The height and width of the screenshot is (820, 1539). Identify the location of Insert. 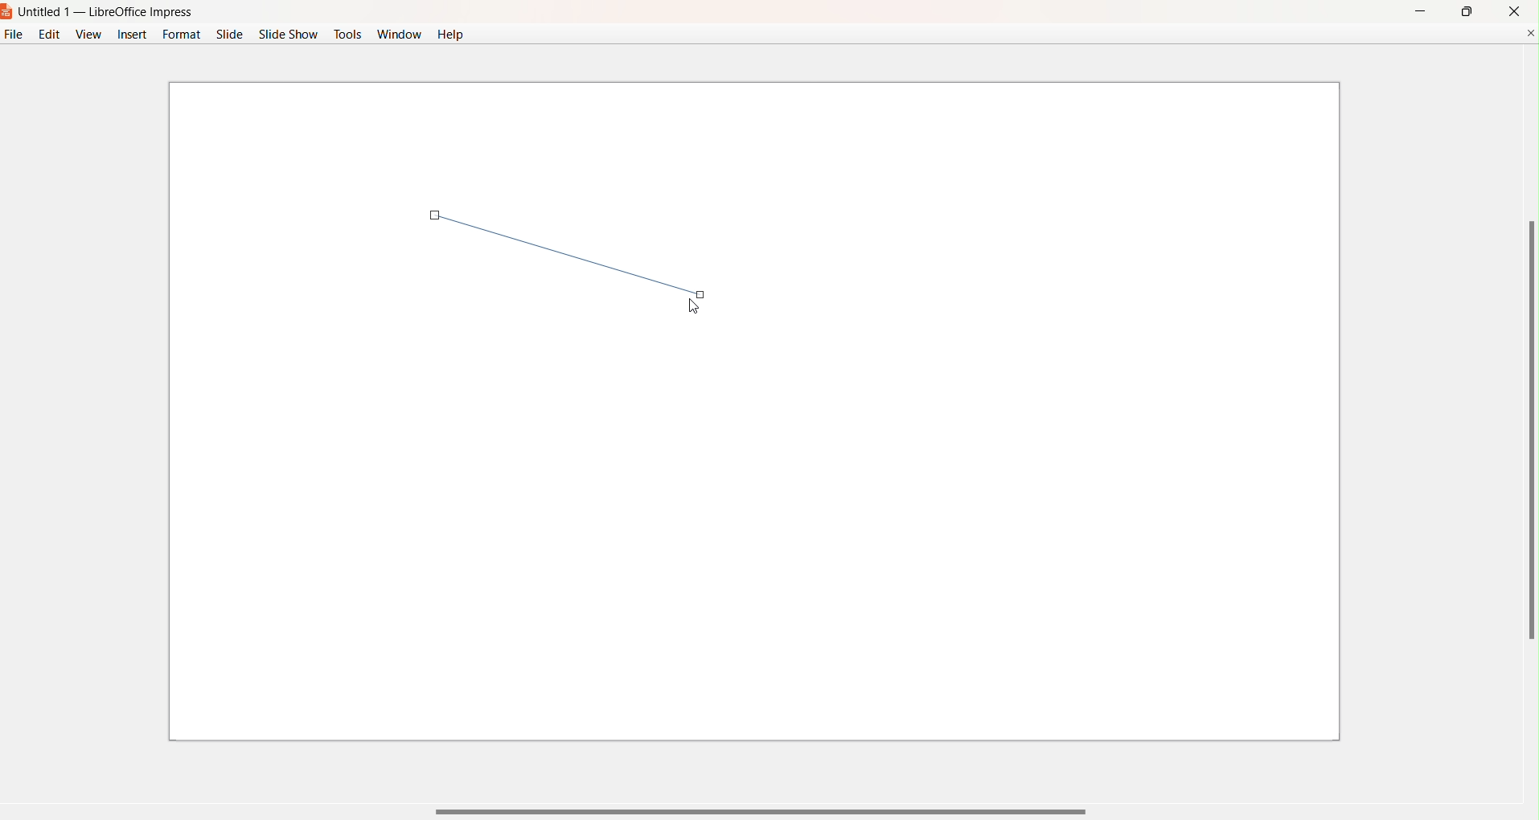
(129, 37).